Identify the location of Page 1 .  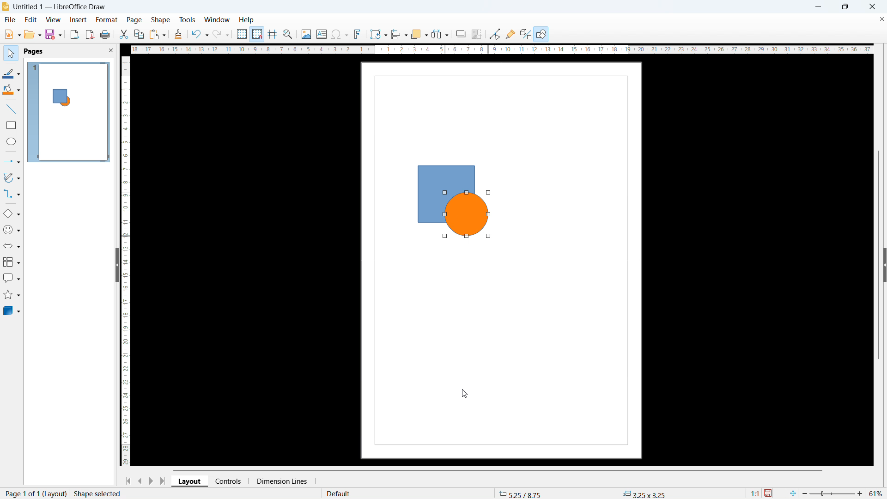
(70, 113).